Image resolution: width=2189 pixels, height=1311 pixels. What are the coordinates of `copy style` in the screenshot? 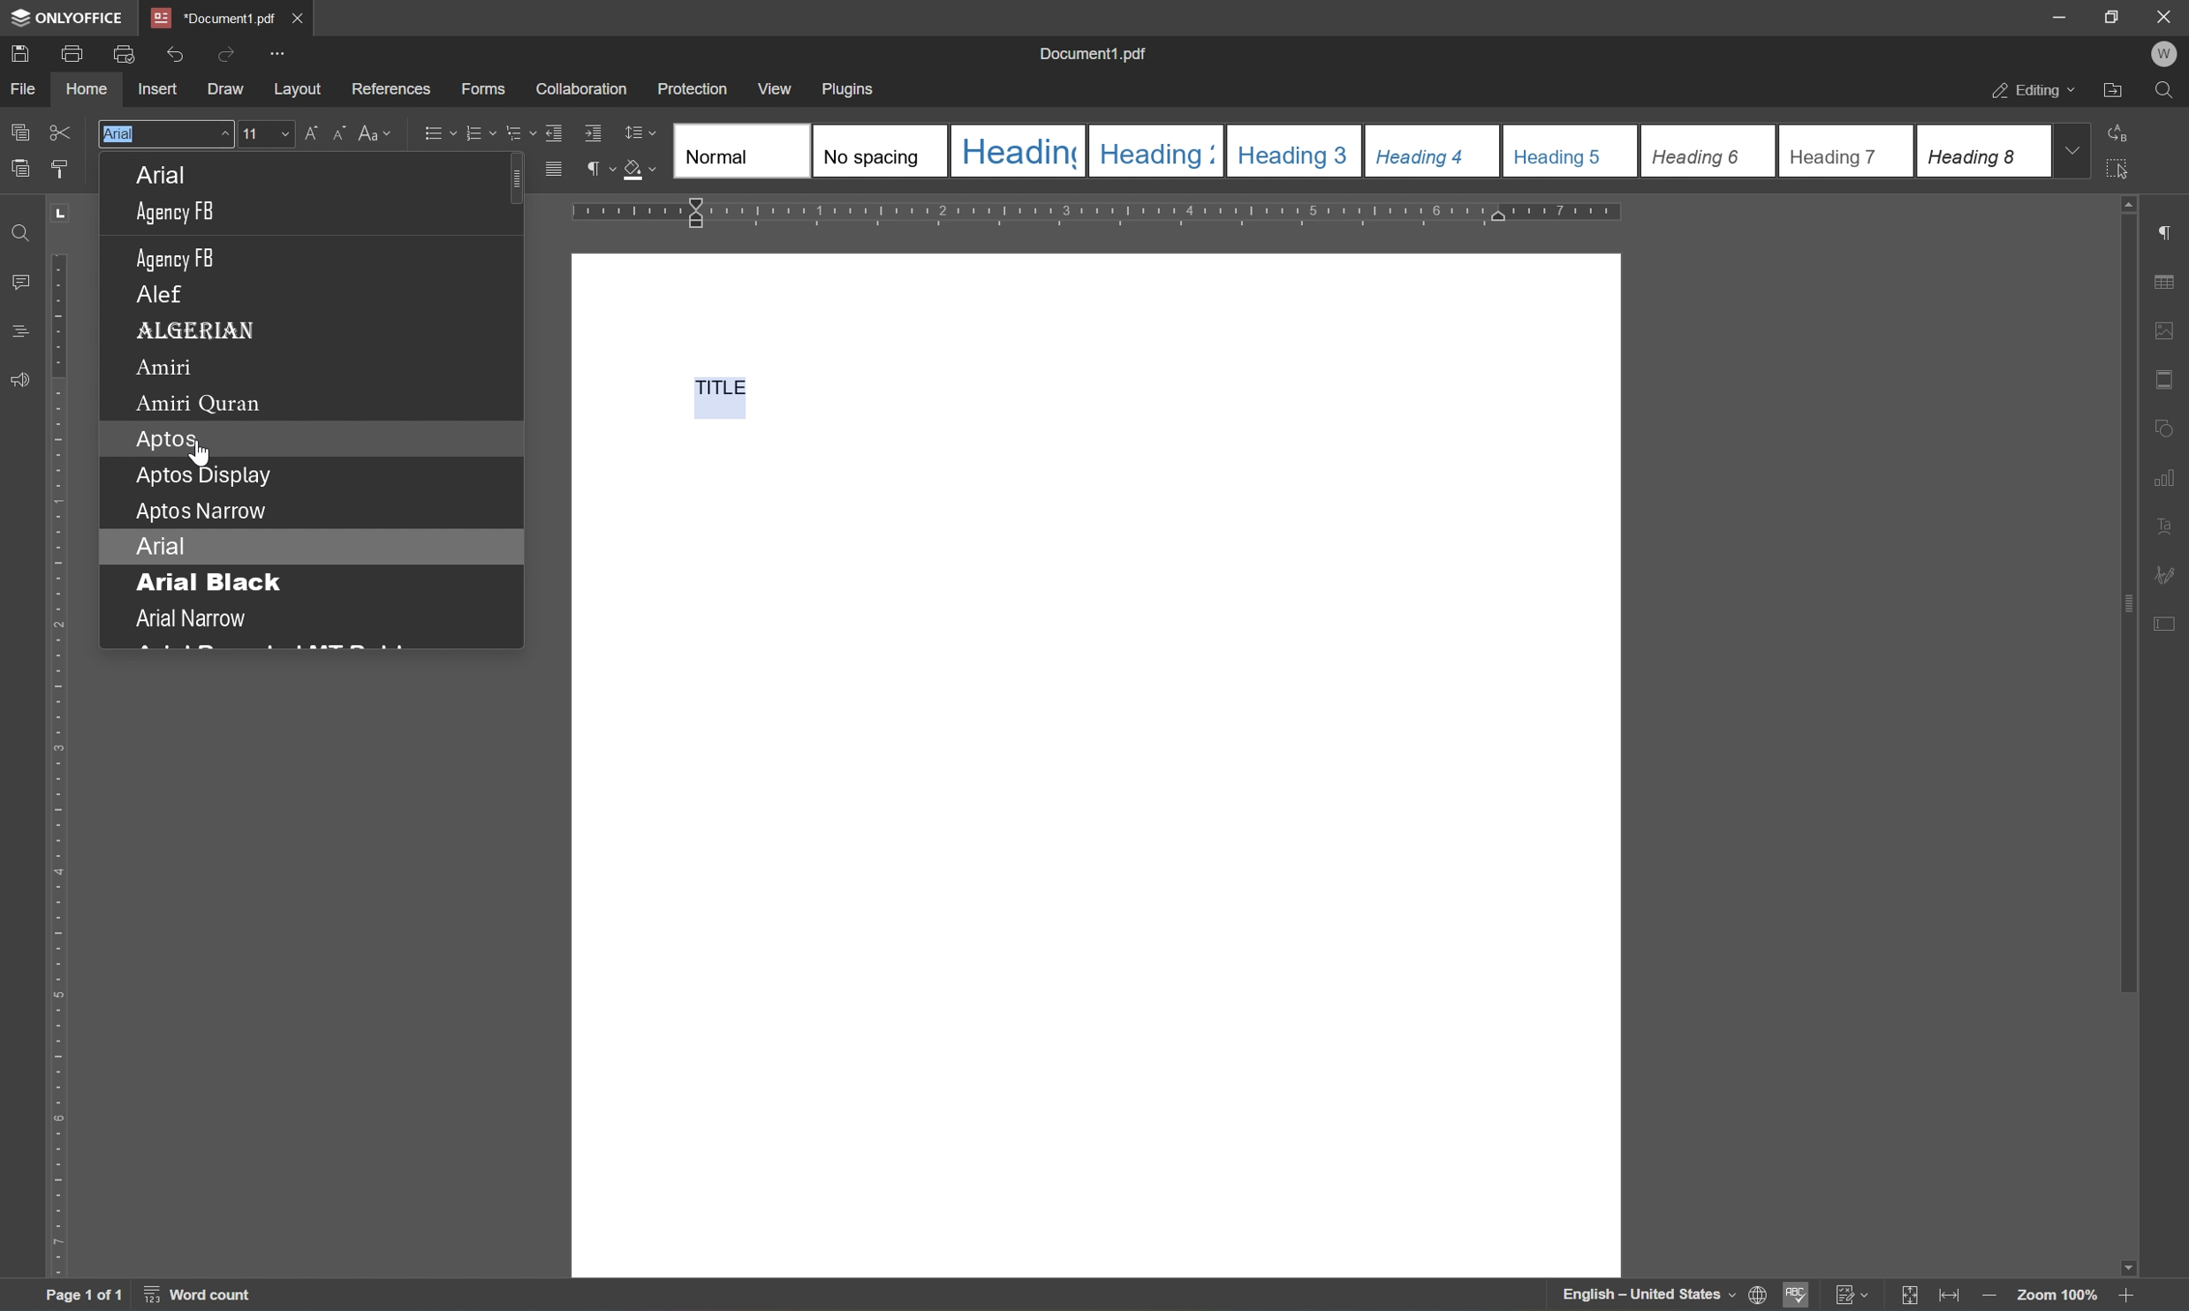 It's located at (62, 166).